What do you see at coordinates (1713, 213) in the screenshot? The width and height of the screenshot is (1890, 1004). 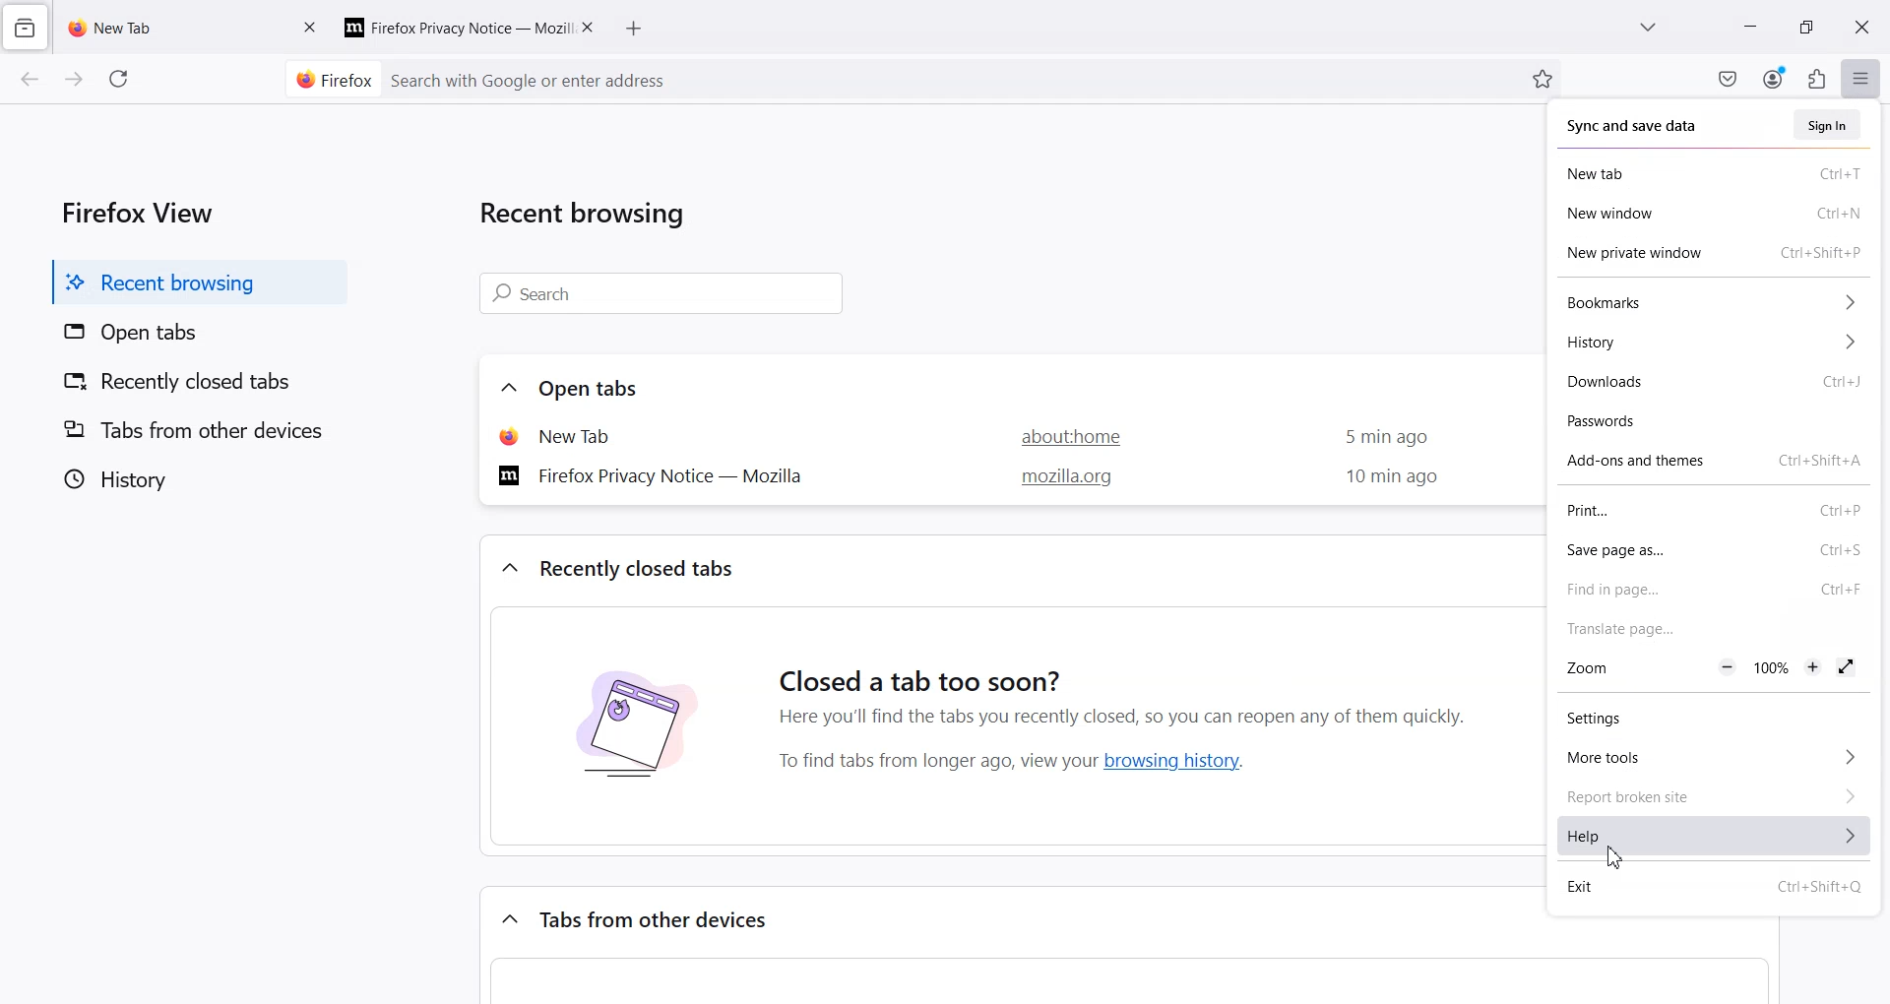 I see `New window` at bounding box center [1713, 213].